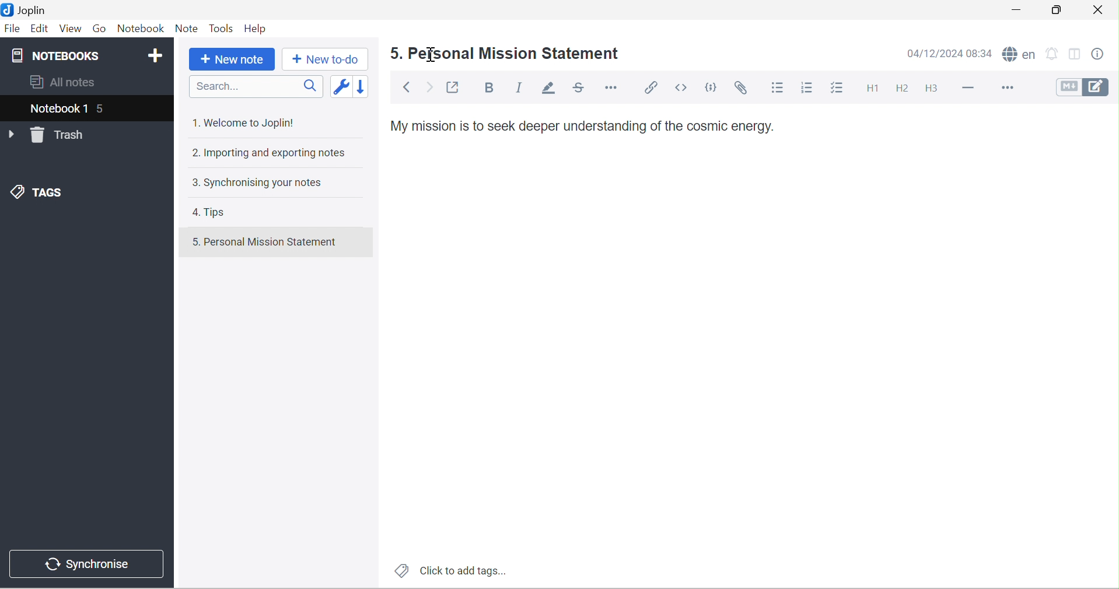  I want to click on Help, so click(256, 29).